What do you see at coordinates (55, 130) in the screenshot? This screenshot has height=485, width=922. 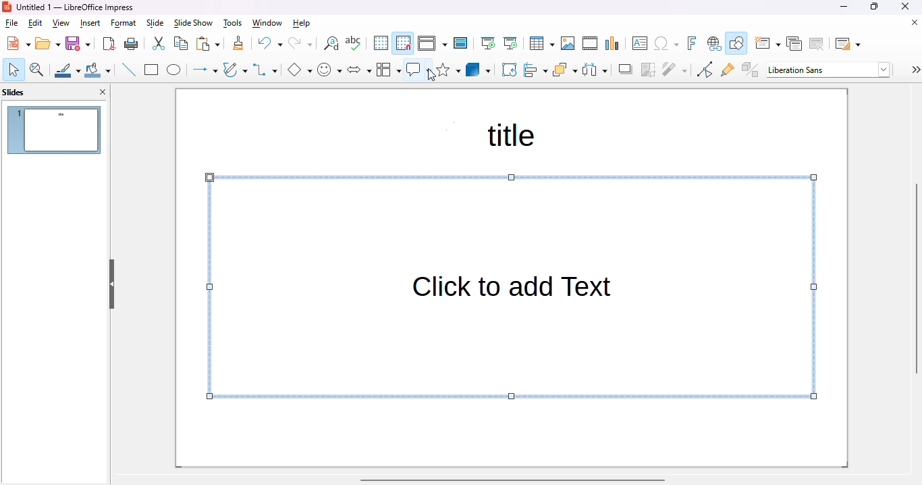 I see `slide 1` at bounding box center [55, 130].